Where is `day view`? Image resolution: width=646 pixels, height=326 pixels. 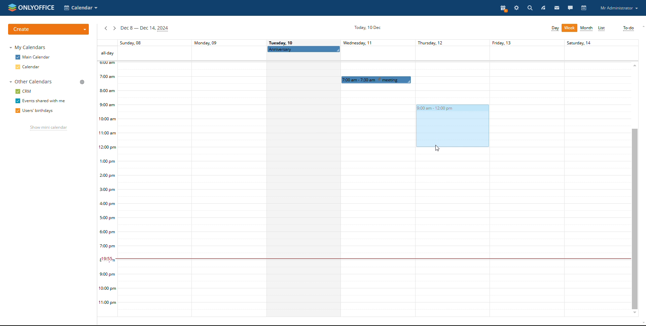 day view is located at coordinates (555, 28).